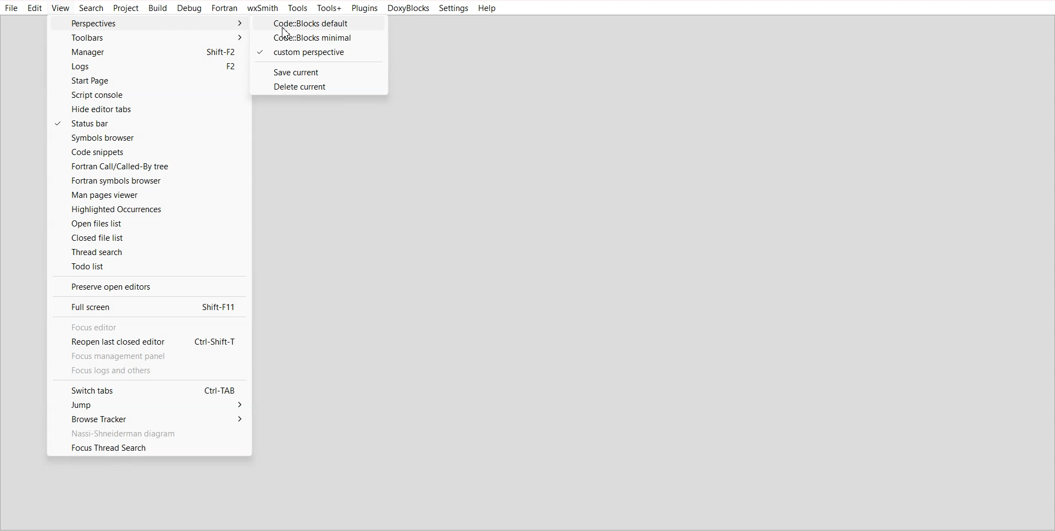 The width and height of the screenshot is (1055, 531). I want to click on wxSmith, so click(263, 8).